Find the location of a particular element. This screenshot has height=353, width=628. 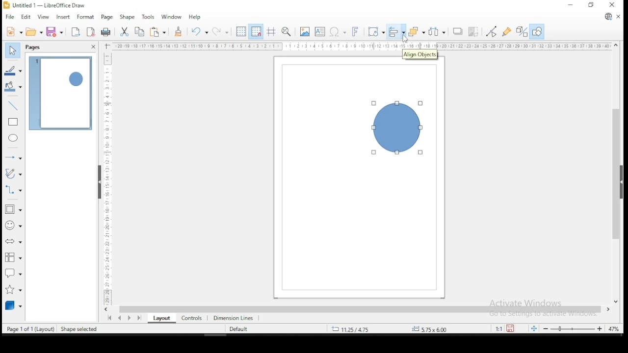

shadow is located at coordinates (458, 32).